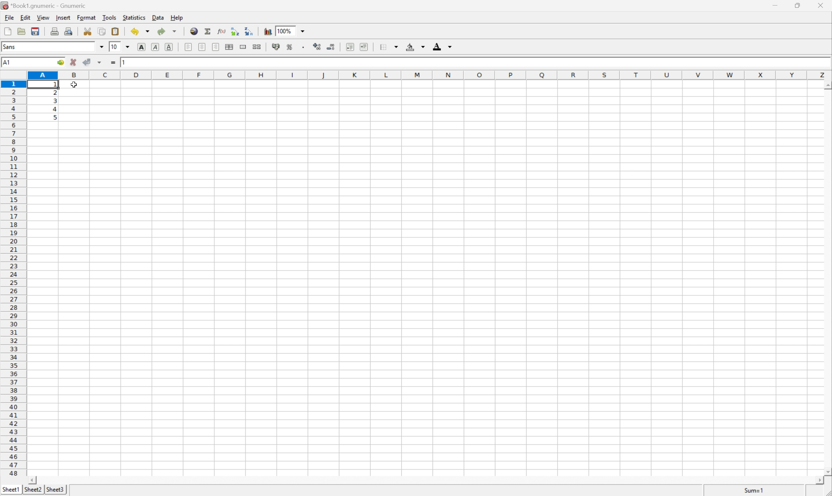  What do you see at coordinates (331, 46) in the screenshot?
I see `Decrease the decimals displayed` at bounding box center [331, 46].